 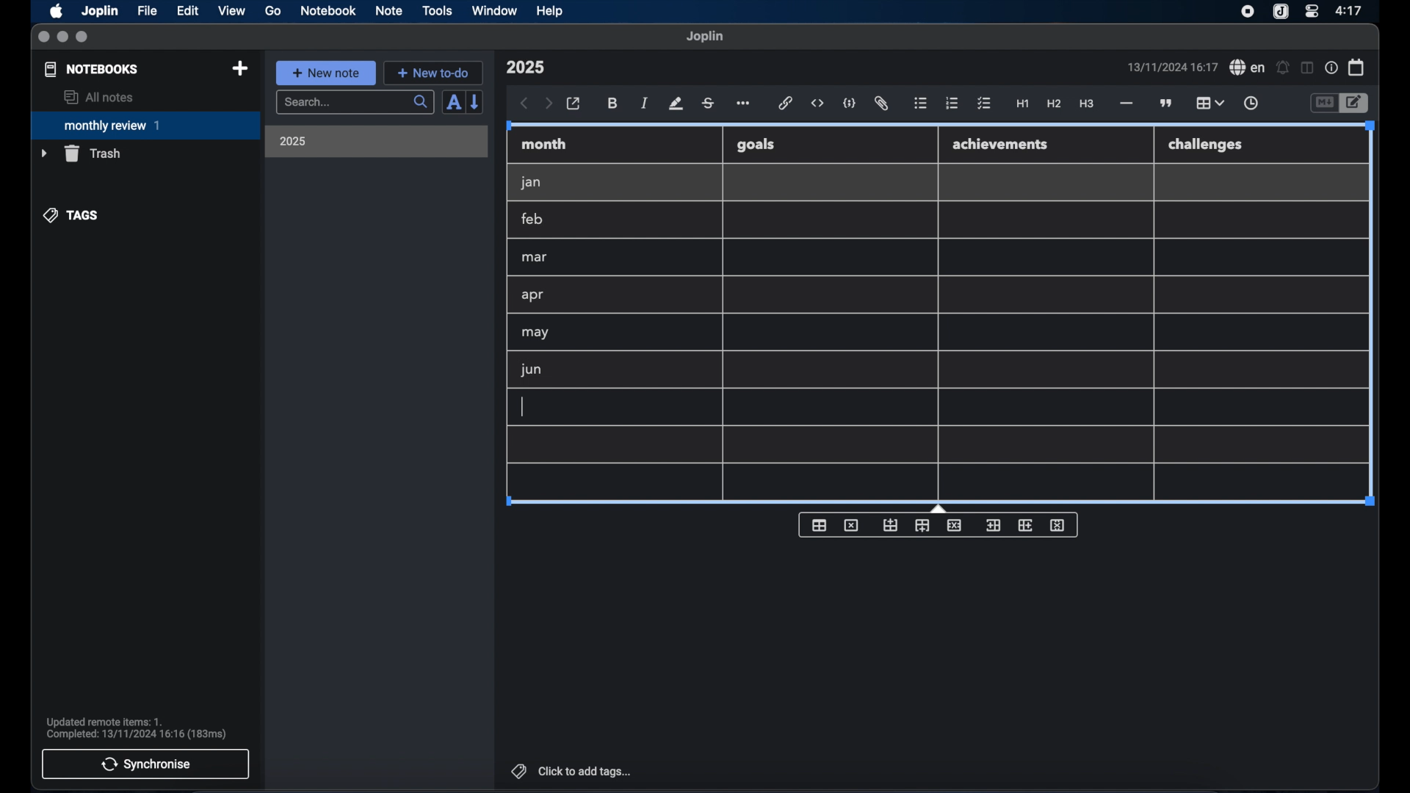 What do you see at coordinates (55, 11) in the screenshot?
I see `apple icon` at bounding box center [55, 11].